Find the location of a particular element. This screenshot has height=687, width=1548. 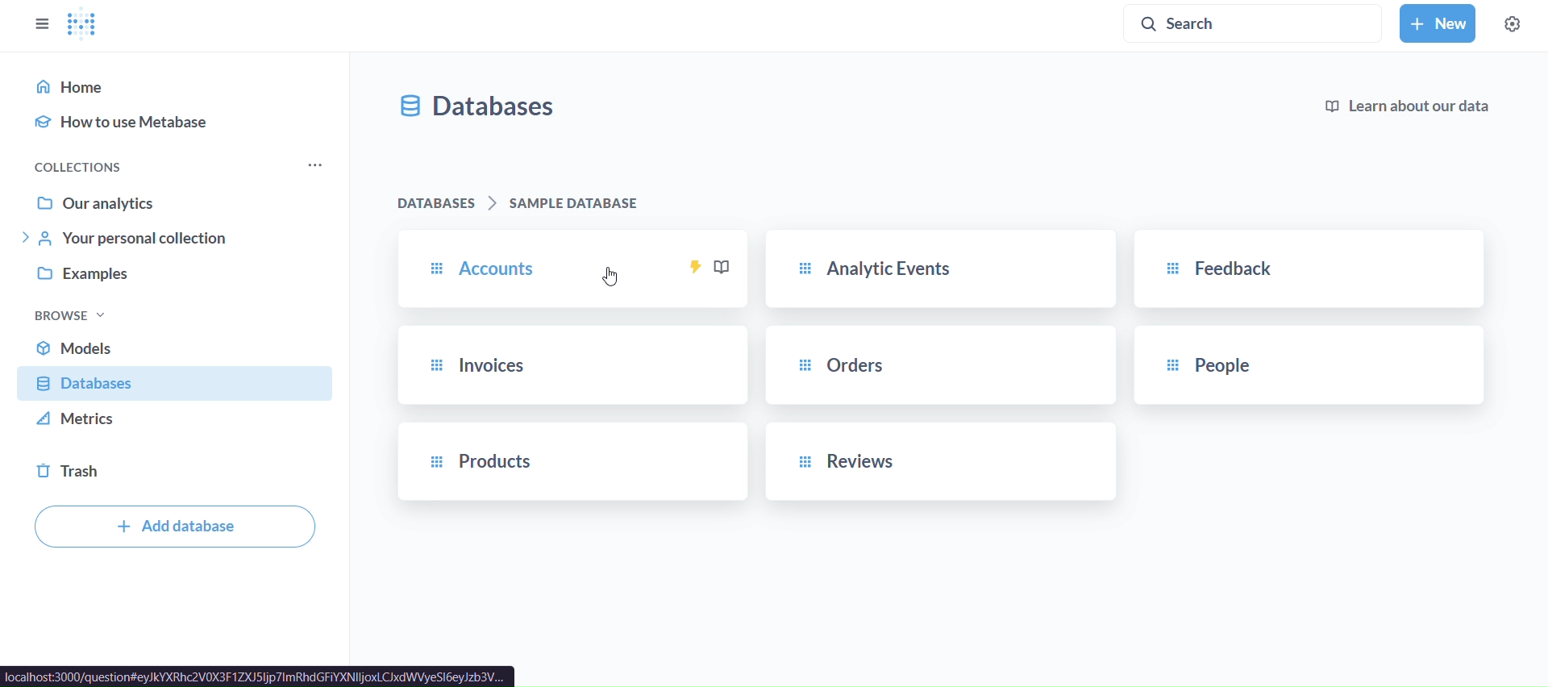

url is located at coordinates (260, 677).